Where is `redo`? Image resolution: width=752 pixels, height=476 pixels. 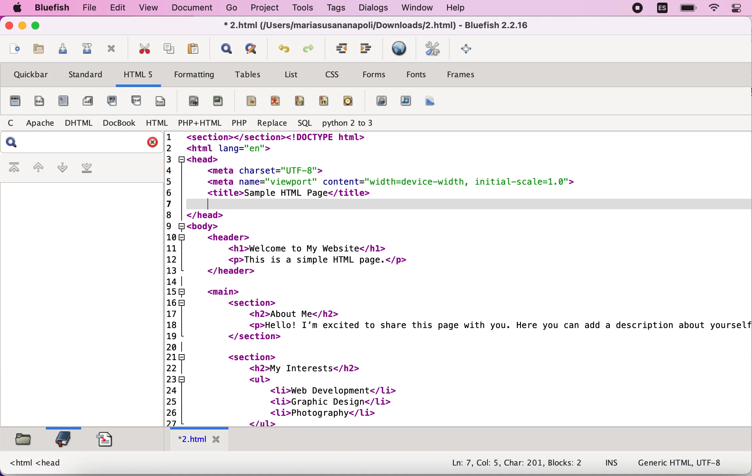 redo is located at coordinates (313, 49).